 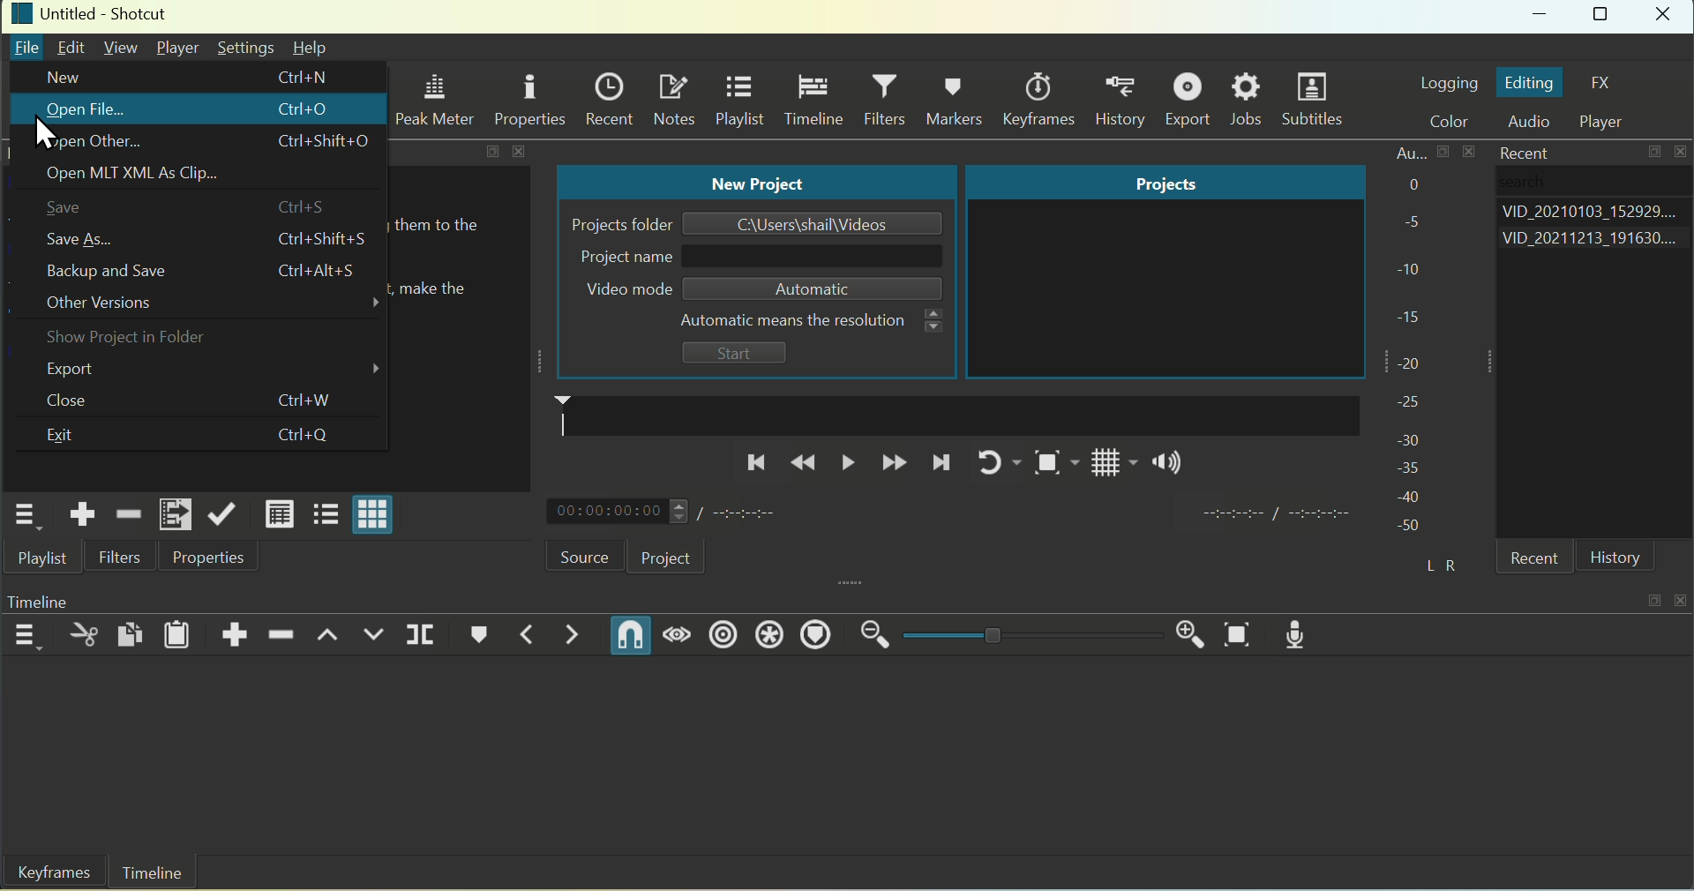 I want to click on Keyframes, so click(x=49, y=874).